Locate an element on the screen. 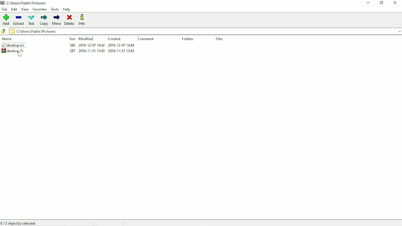  Info is located at coordinates (82, 20).